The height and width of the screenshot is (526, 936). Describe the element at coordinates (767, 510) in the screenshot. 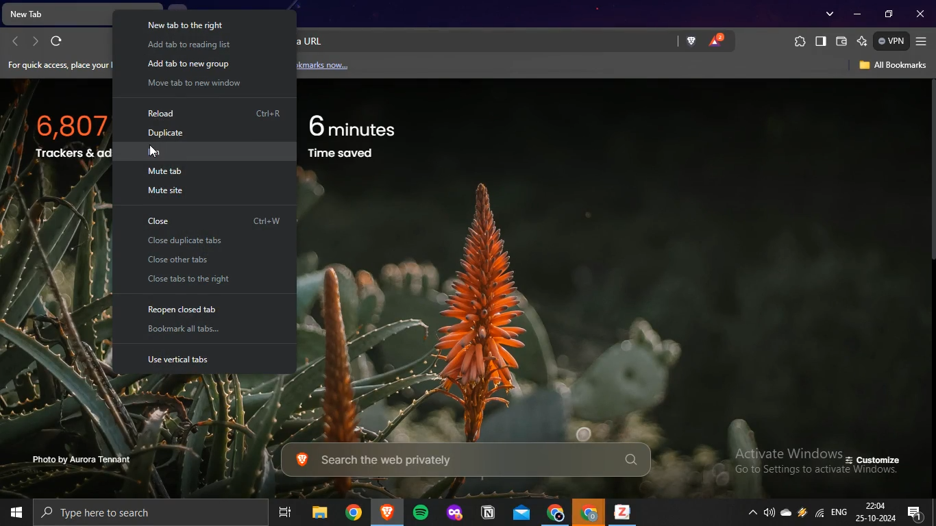

I see `volume` at that location.